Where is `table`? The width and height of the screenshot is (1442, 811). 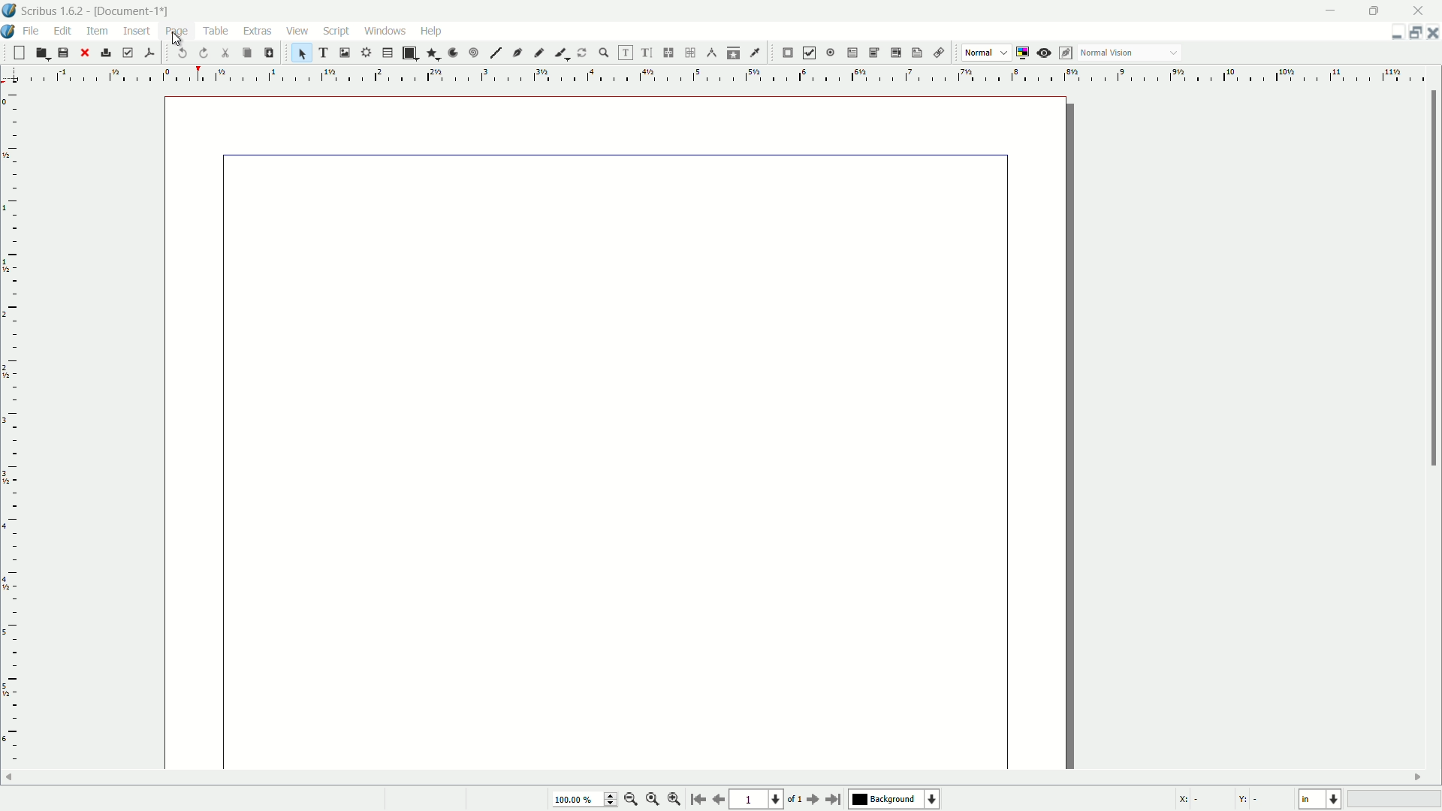
table is located at coordinates (388, 53).